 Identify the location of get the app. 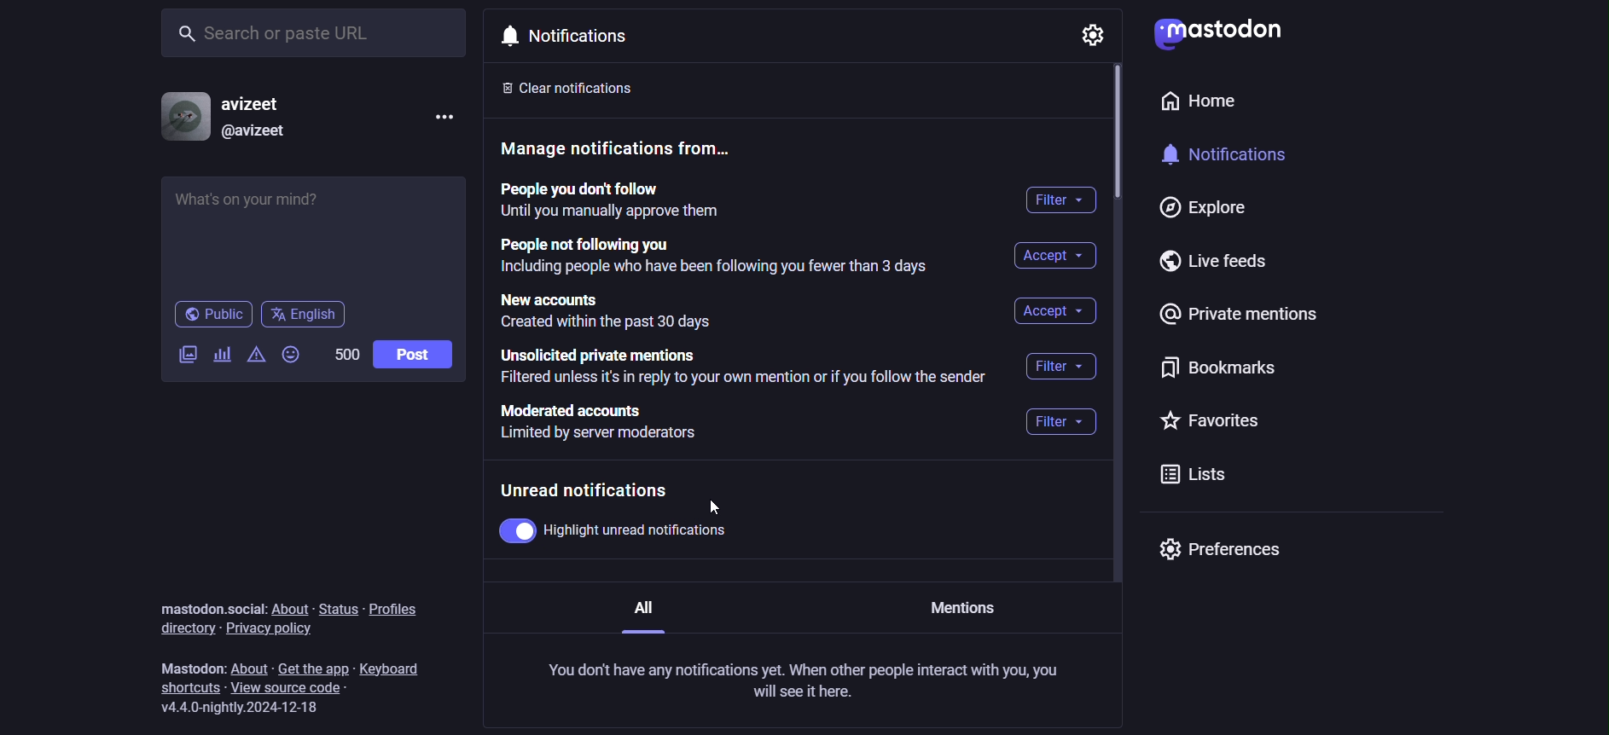
(315, 668).